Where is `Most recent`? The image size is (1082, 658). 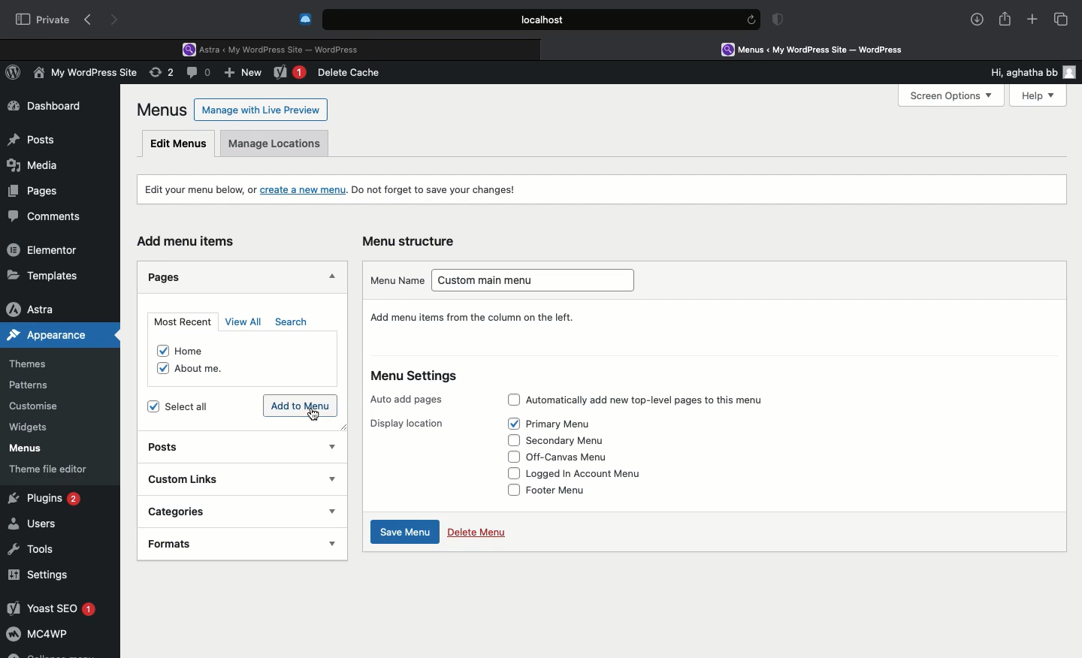 Most recent is located at coordinates (180, 321).